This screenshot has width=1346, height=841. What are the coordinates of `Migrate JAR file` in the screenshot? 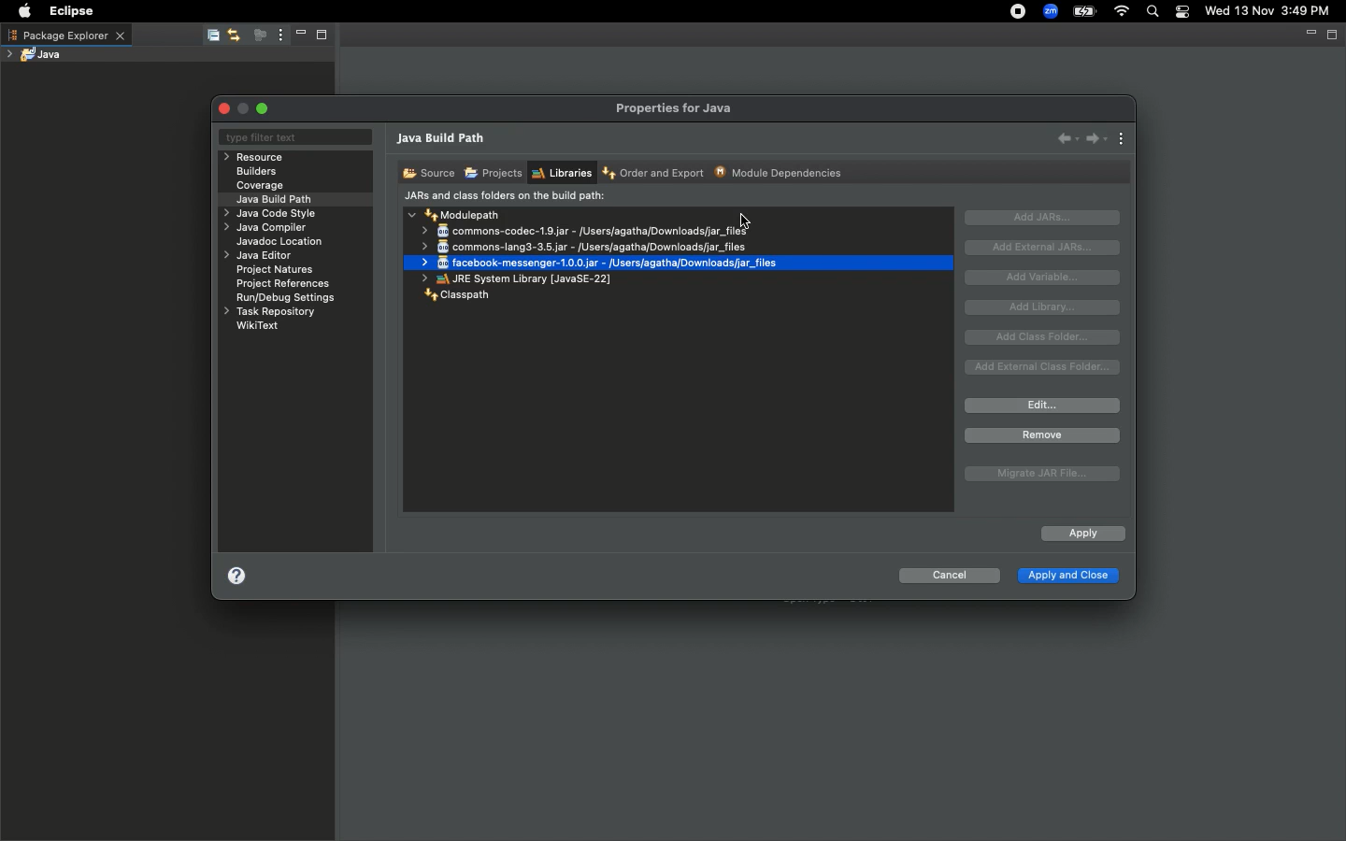 It's located at (1039, 475).